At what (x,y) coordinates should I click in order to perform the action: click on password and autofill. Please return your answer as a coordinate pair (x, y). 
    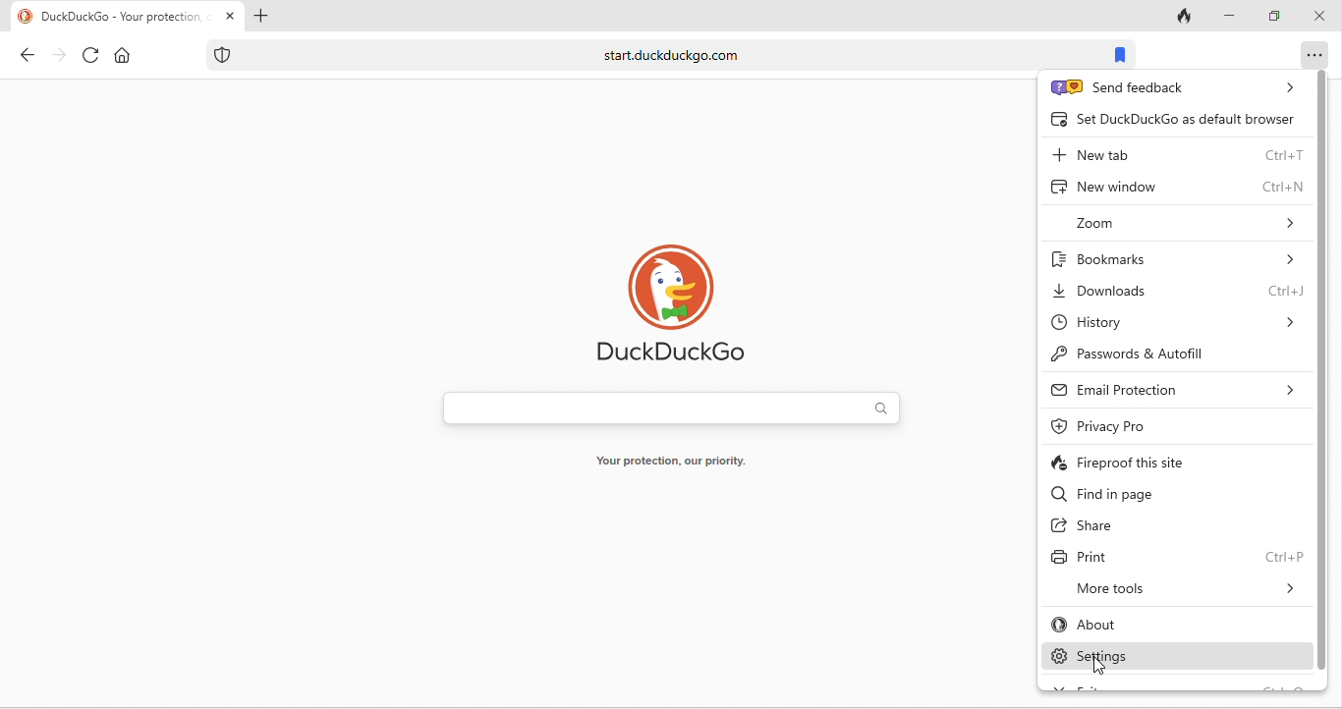
    Looking at the image, I should click on (1168, 355).